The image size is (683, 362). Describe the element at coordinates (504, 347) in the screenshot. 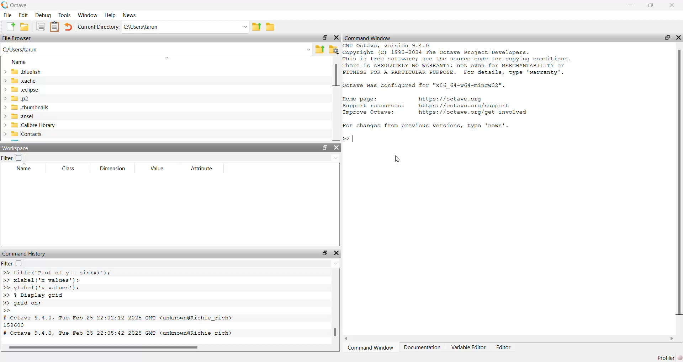

I see `Editor` at that location.